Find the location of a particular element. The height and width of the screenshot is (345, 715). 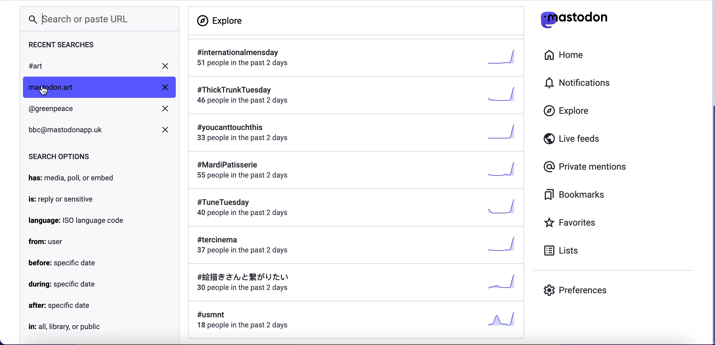

#TuneTuesday is located at coordinates (356, 208).